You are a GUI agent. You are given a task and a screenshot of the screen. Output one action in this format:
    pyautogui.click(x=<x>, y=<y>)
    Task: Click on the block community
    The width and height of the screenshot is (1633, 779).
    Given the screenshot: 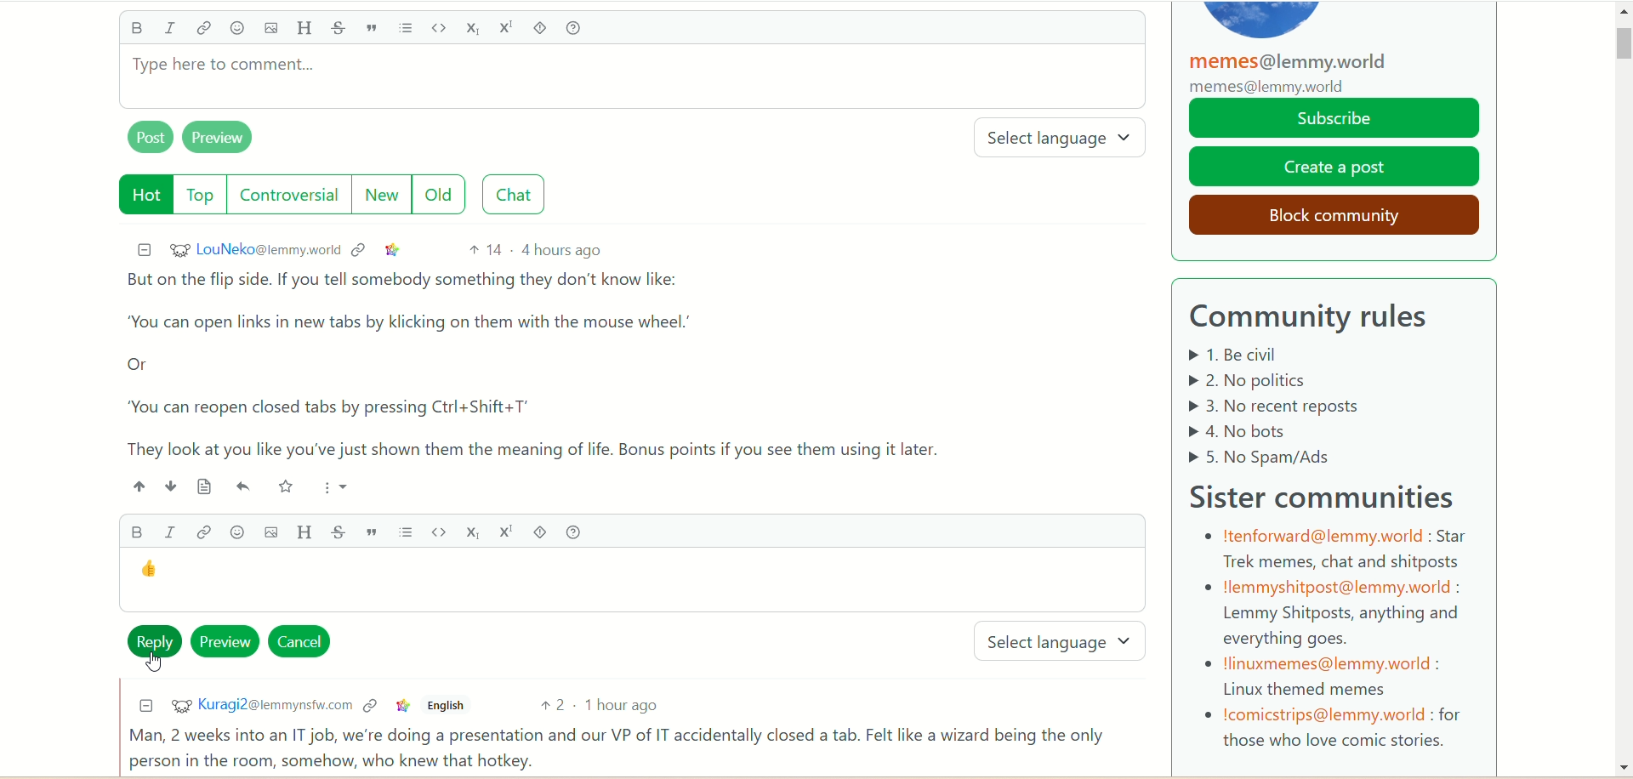 What is the action you would take?
    pyautogui.click(x=1328, y=213)
    